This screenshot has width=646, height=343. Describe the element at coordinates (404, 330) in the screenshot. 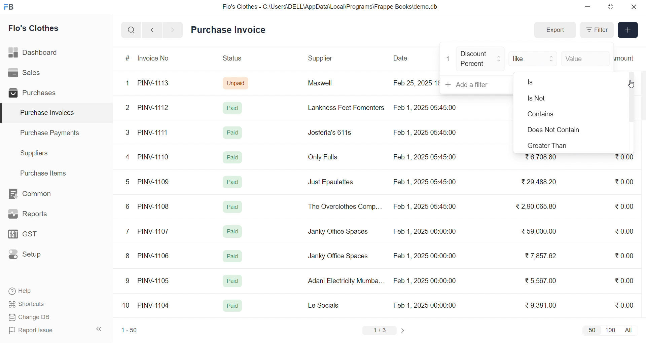

I see `change page` at that location.